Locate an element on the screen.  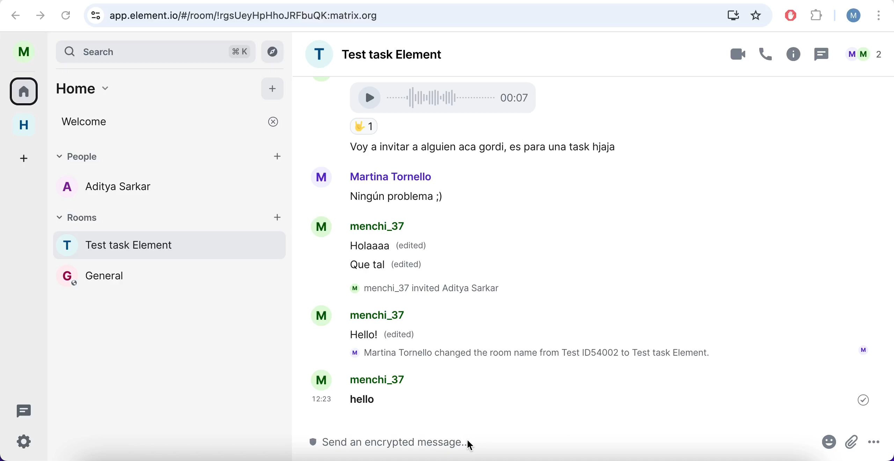
Voy a invitar a alguien aca gordi, es para una task hjaja is located at coordinates (481, 148).